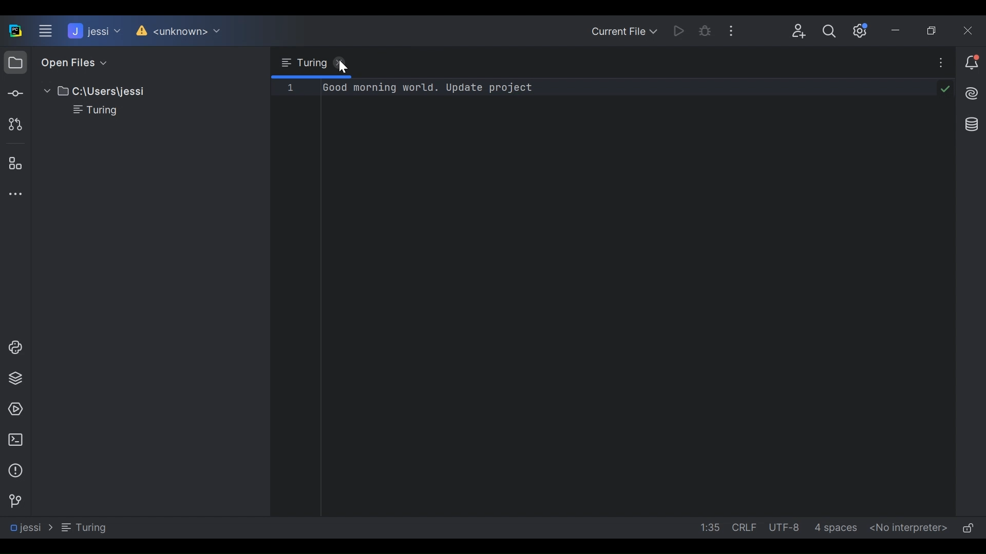  I want to click on Project View, so click(15, 62).